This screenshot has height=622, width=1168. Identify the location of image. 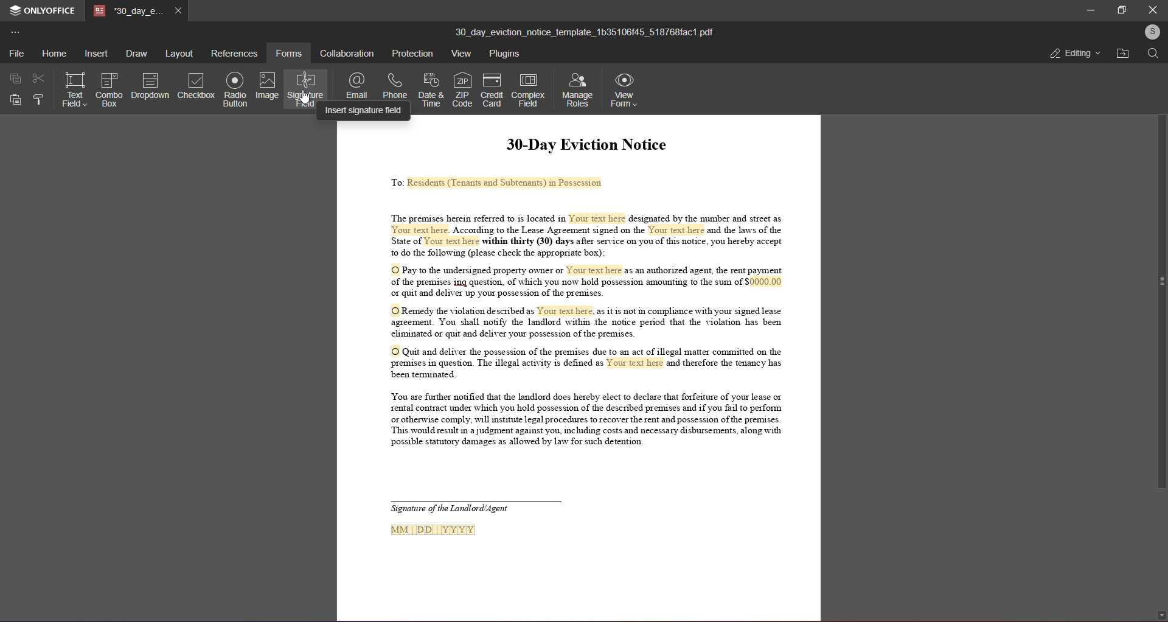
(268, 85).